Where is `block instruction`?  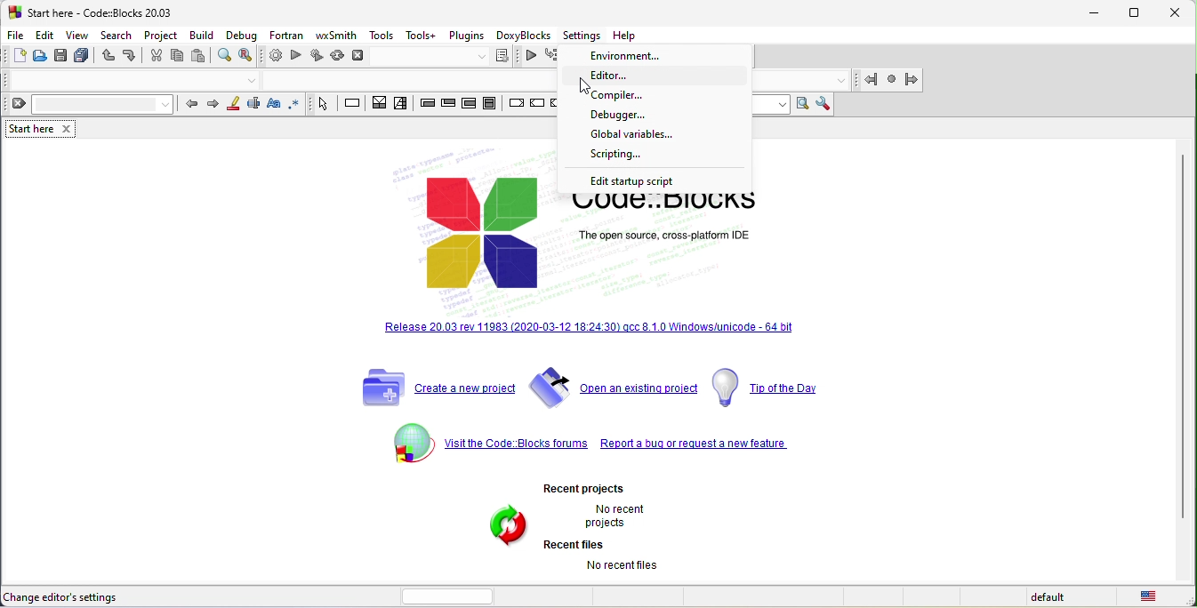 block instruction is located at coordinates (494, 104).